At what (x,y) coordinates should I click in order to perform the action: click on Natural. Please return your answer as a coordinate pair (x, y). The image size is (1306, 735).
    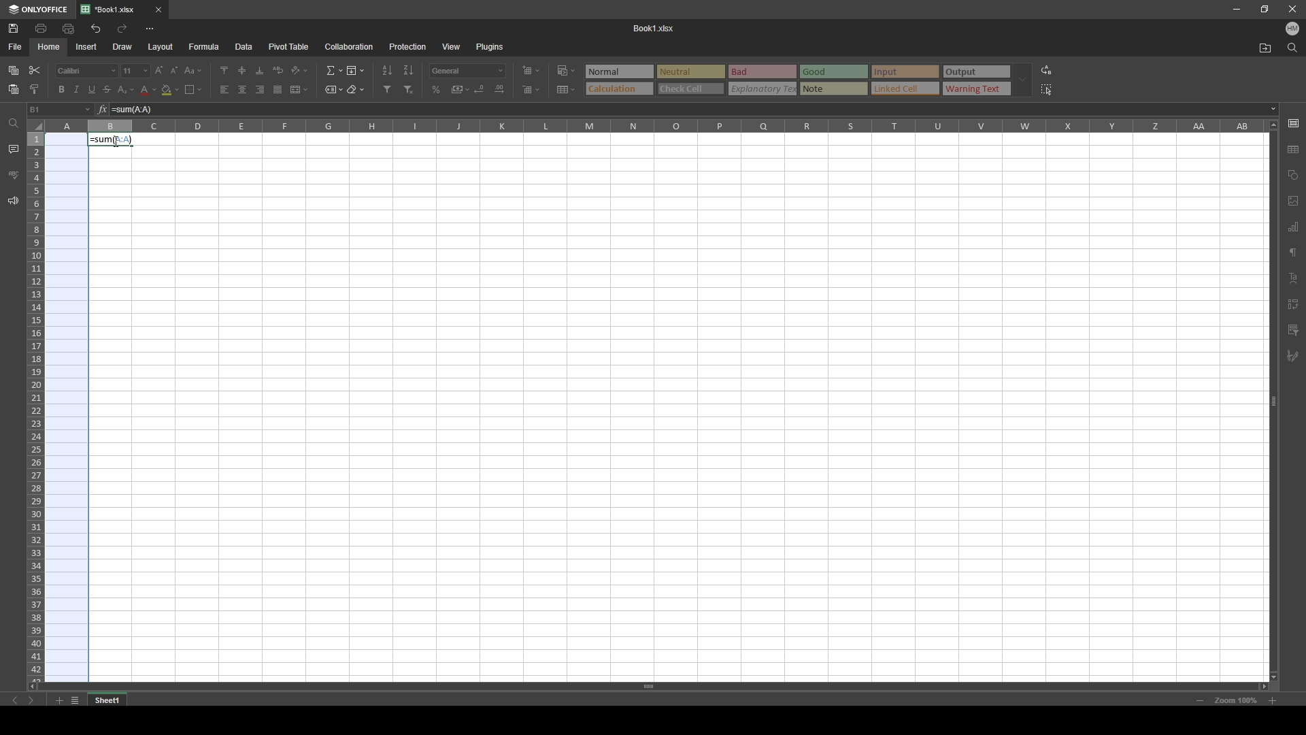
    Looking at the image, I should click on (690, 71).